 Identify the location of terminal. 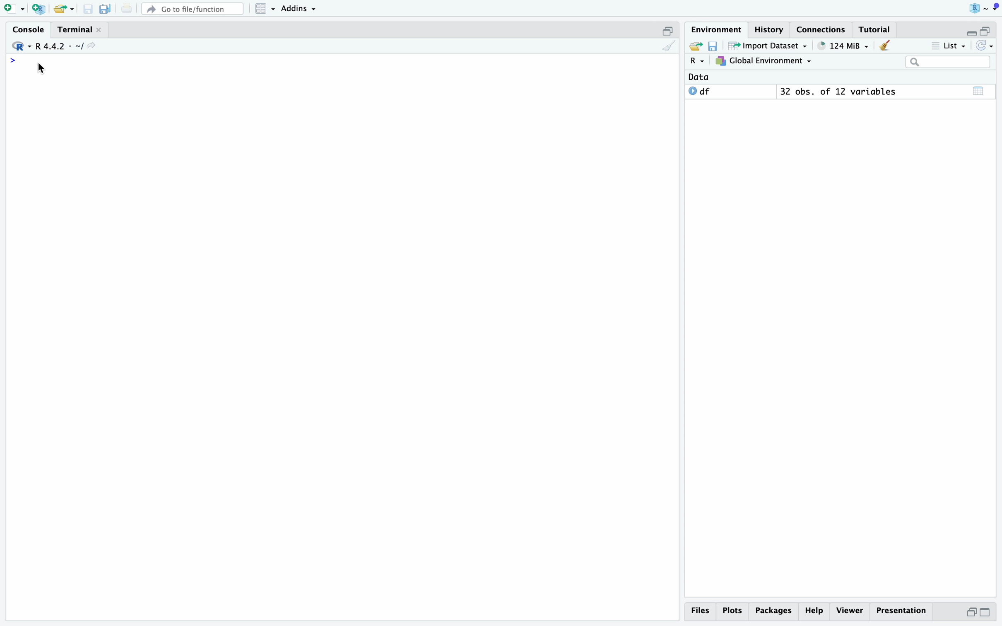
(75, 30).